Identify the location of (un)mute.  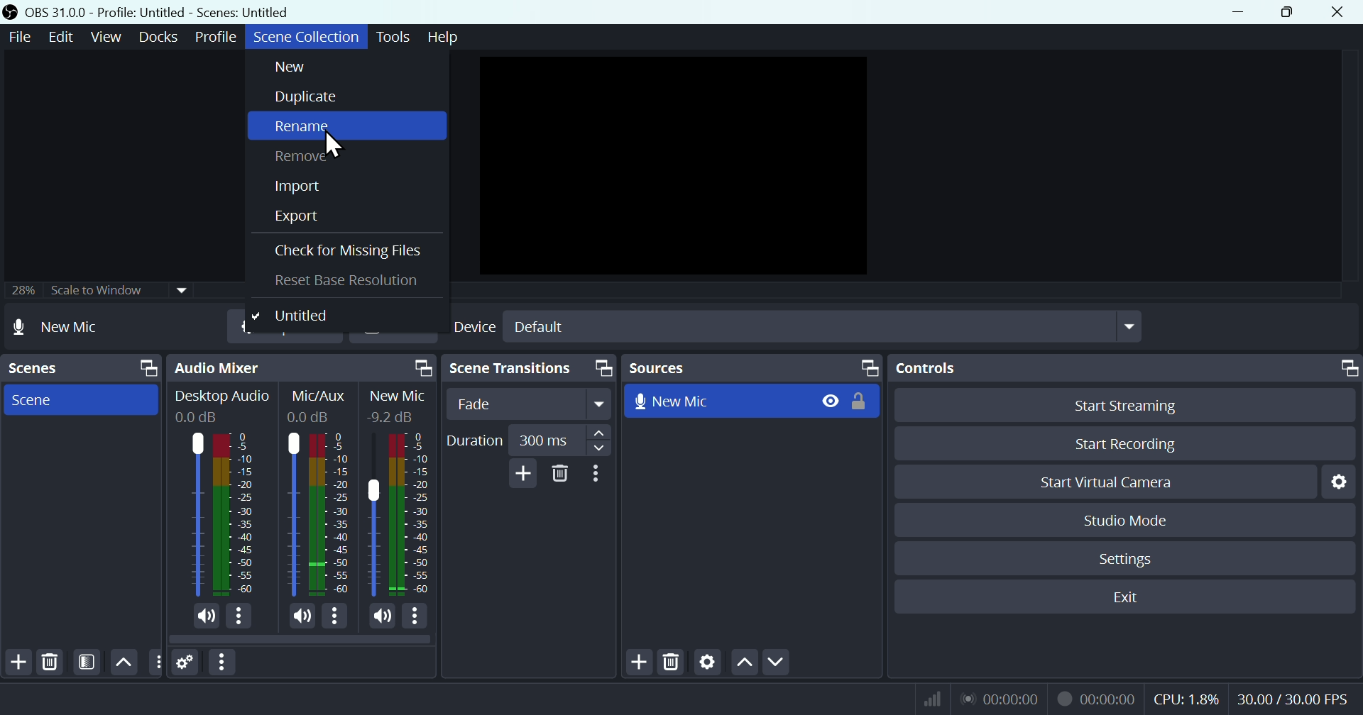
(207, 616).